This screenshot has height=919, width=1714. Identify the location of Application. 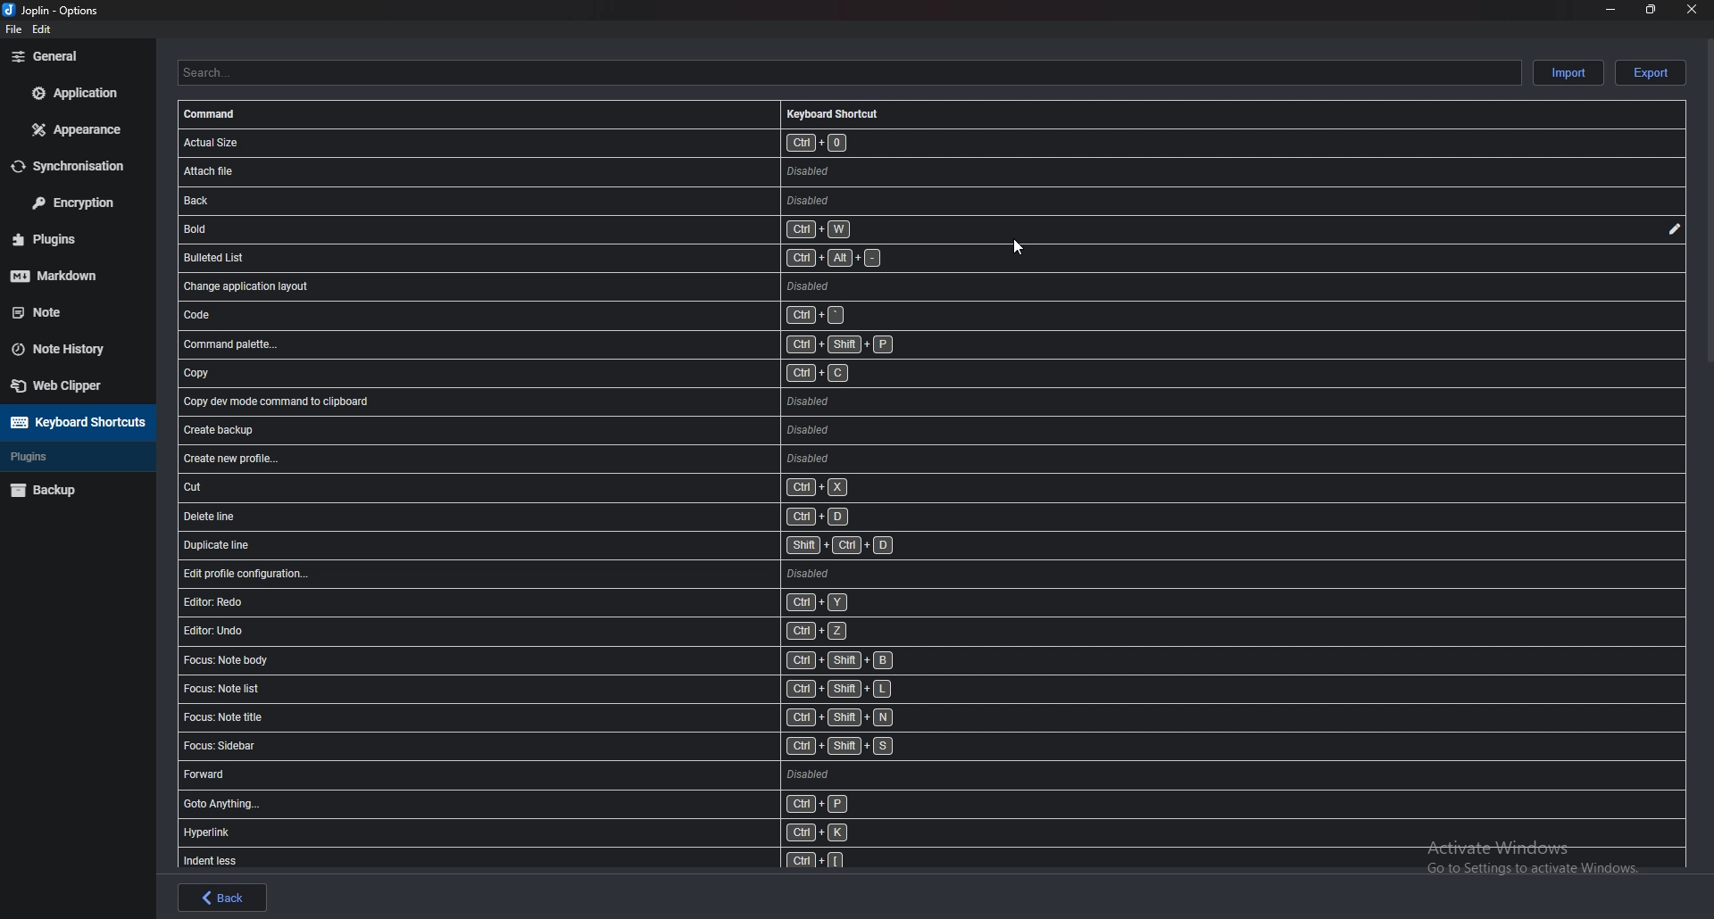
(74, 93).